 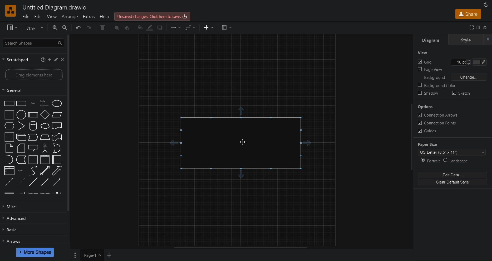 I want to click on Fill Color, so click(x=139, y=27).